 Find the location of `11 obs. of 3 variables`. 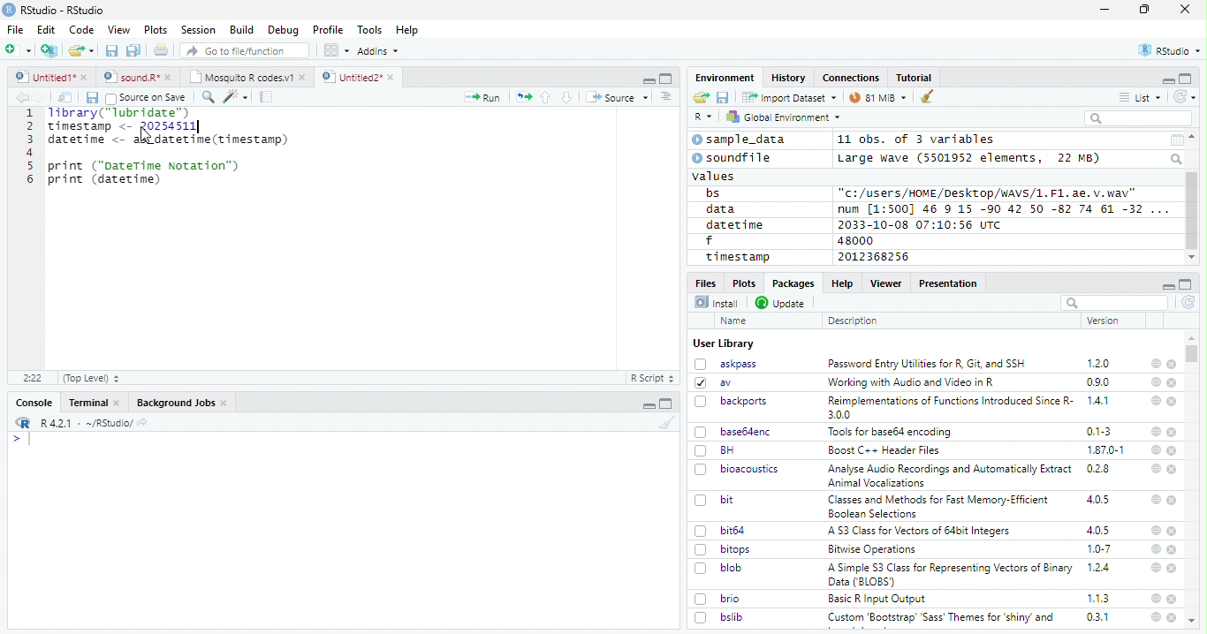

11 obs. of 3 variables is located at coordinates (917, 140).